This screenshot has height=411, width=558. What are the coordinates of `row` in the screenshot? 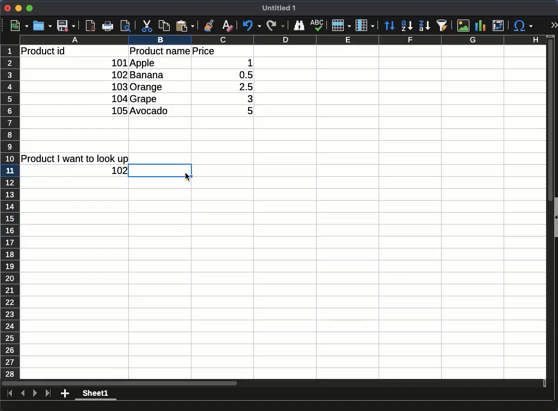 It's located at (10, 212).